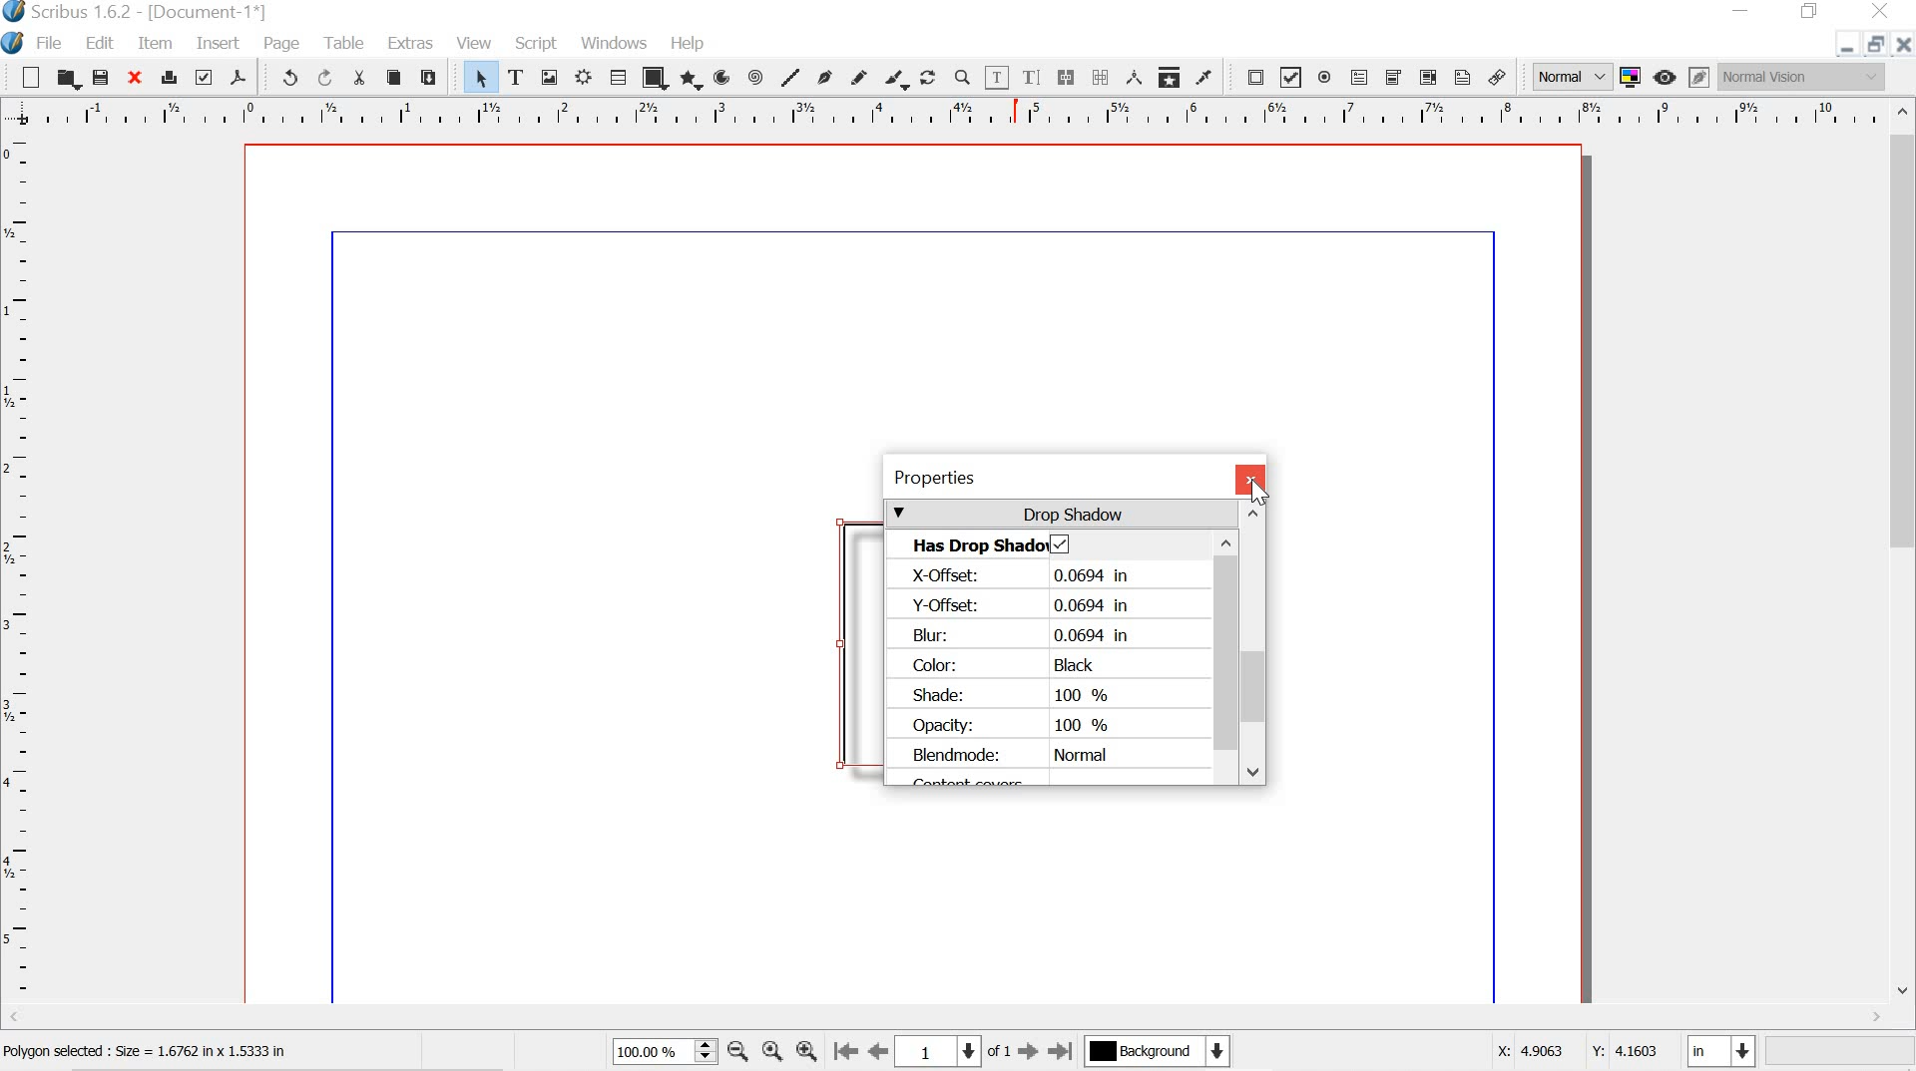 This screenshot has width=1916, height=1071. I want to click on Polygon selected : Size = 1.6762 in x 1.5333 in, so click(151, 1052).